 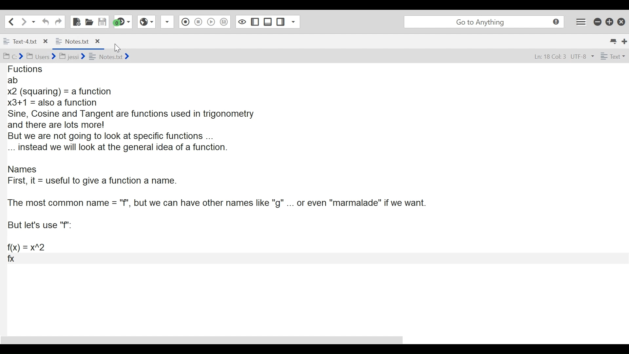 I want to click on Show/Hide Right Pane , so click(x=281, y=22).